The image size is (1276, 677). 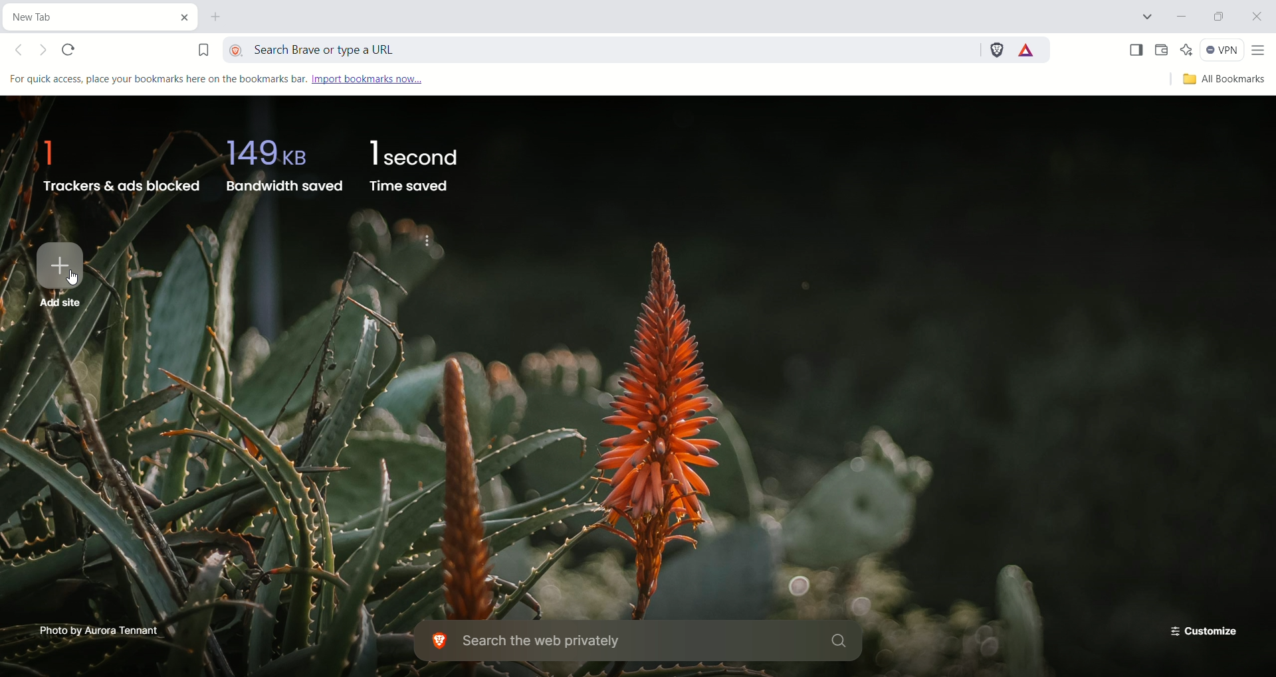 What do you see at coordinates (1259, 19) in the screenshot?
I see `close` at bounding box center [1259, 19].